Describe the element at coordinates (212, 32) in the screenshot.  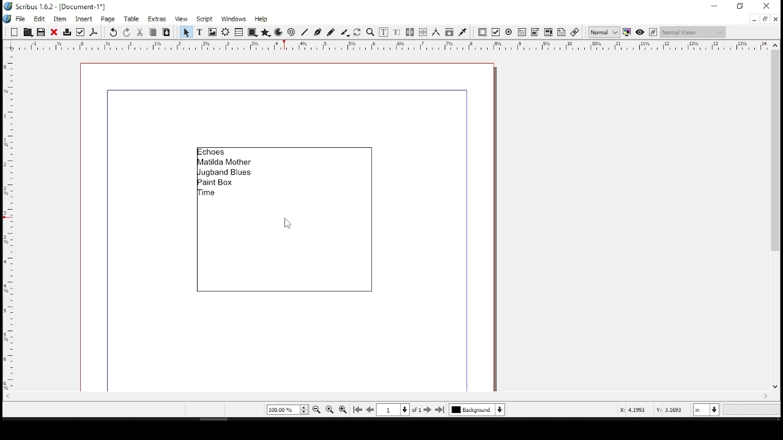
I see `image frame` at that location.